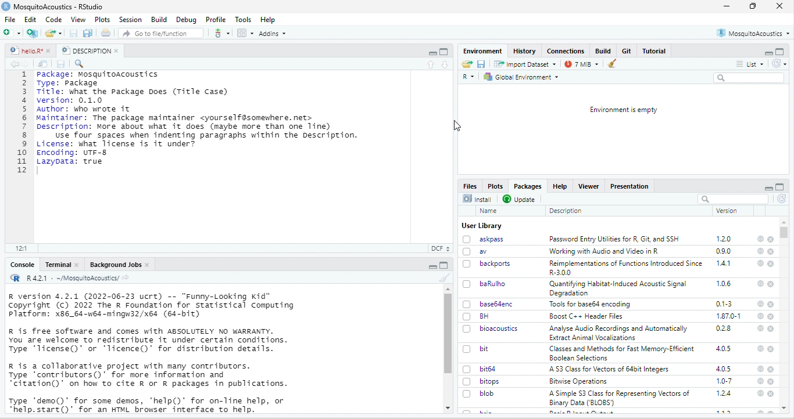  Describe the element at coordinates (724, 263) in the screenshot. I see `1.4.1` at that location.